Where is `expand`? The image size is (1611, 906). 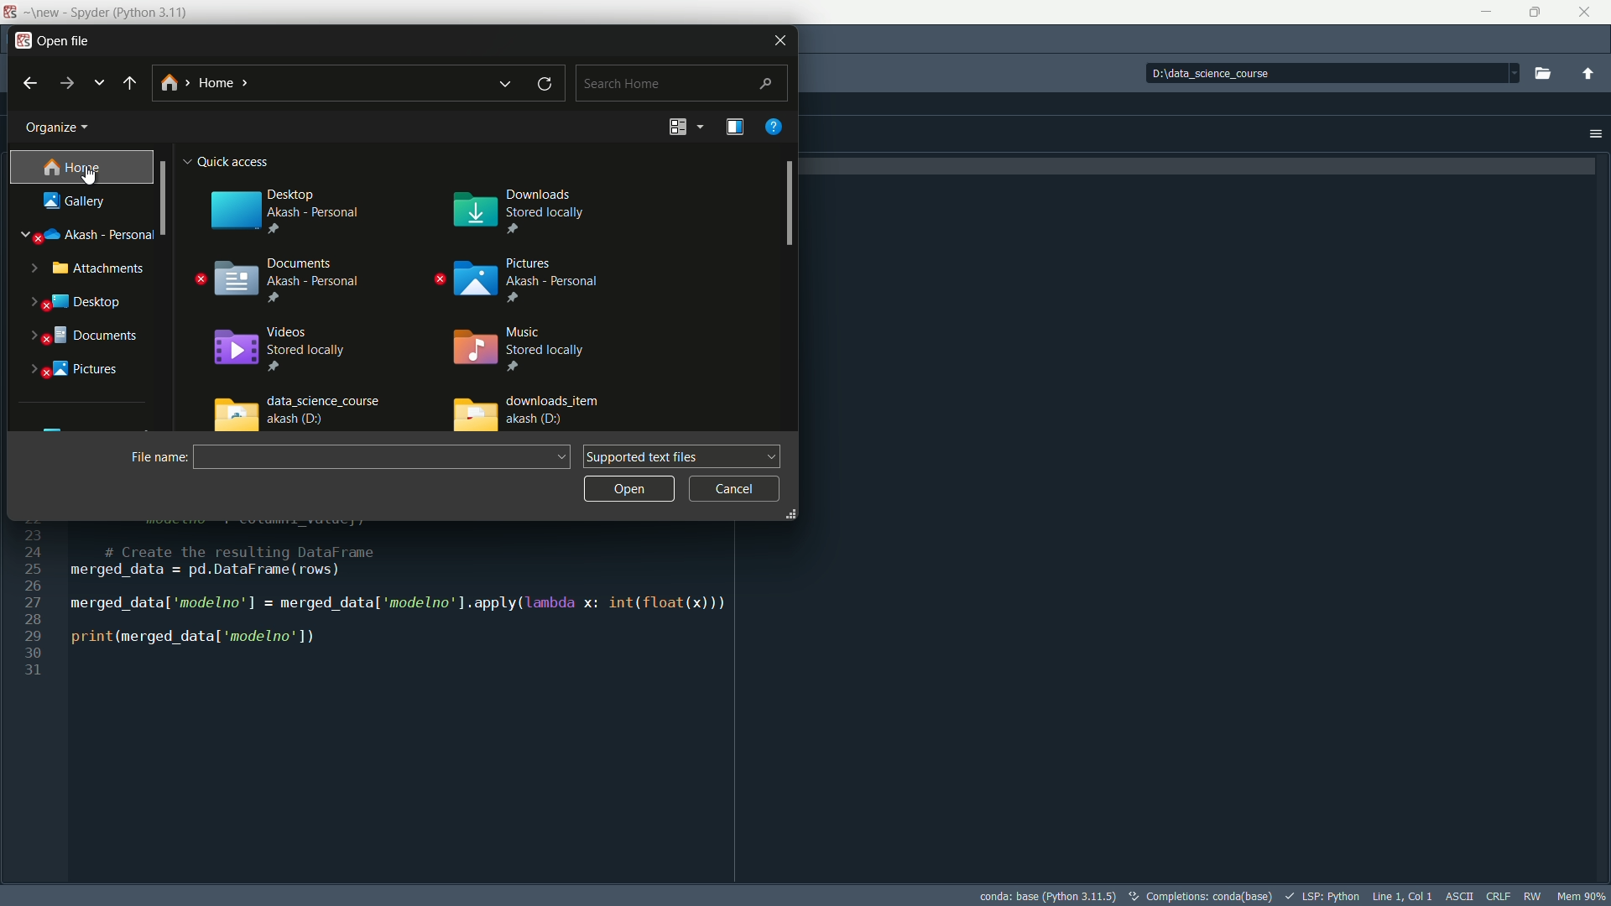
expand is located at coordinates (31, 303).